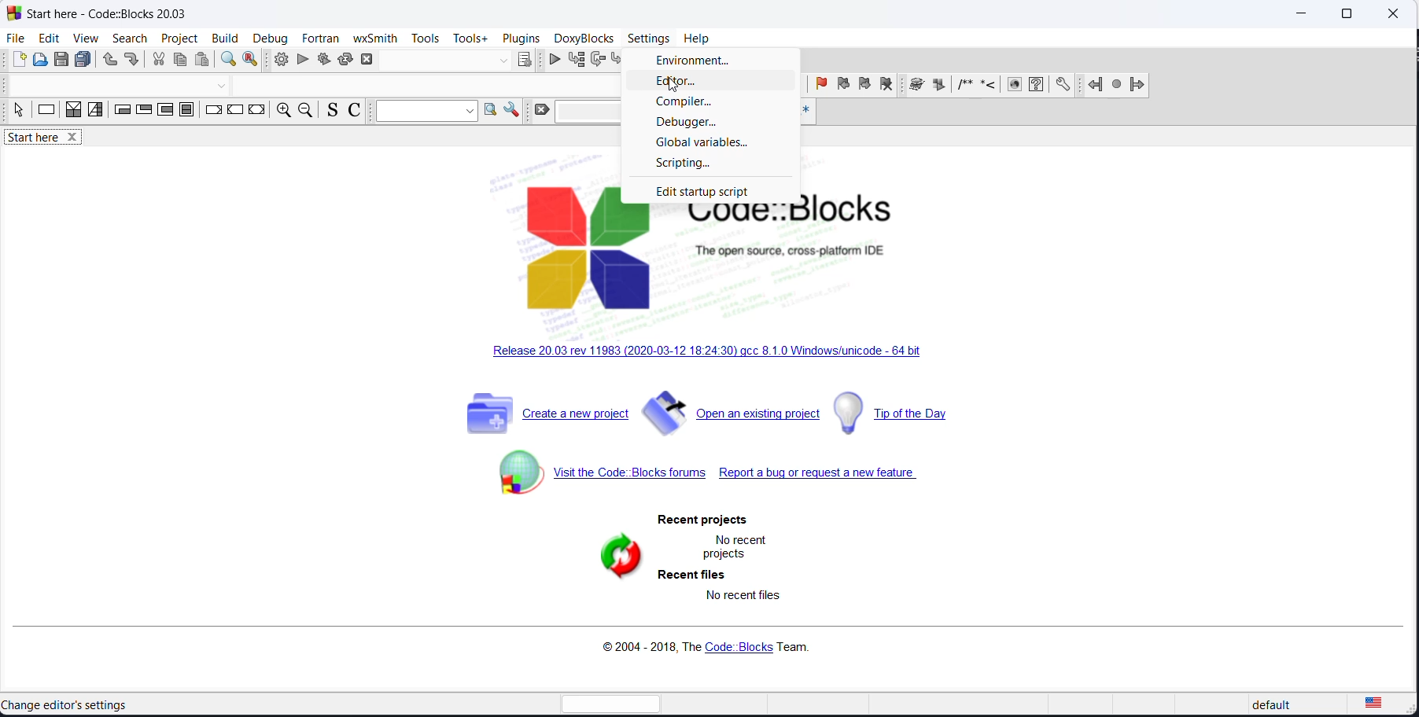 This screenshot has width=1419, height=717. Describe the element at coordinates (329, 112) in the screenshot. I see `source comments` at that location.